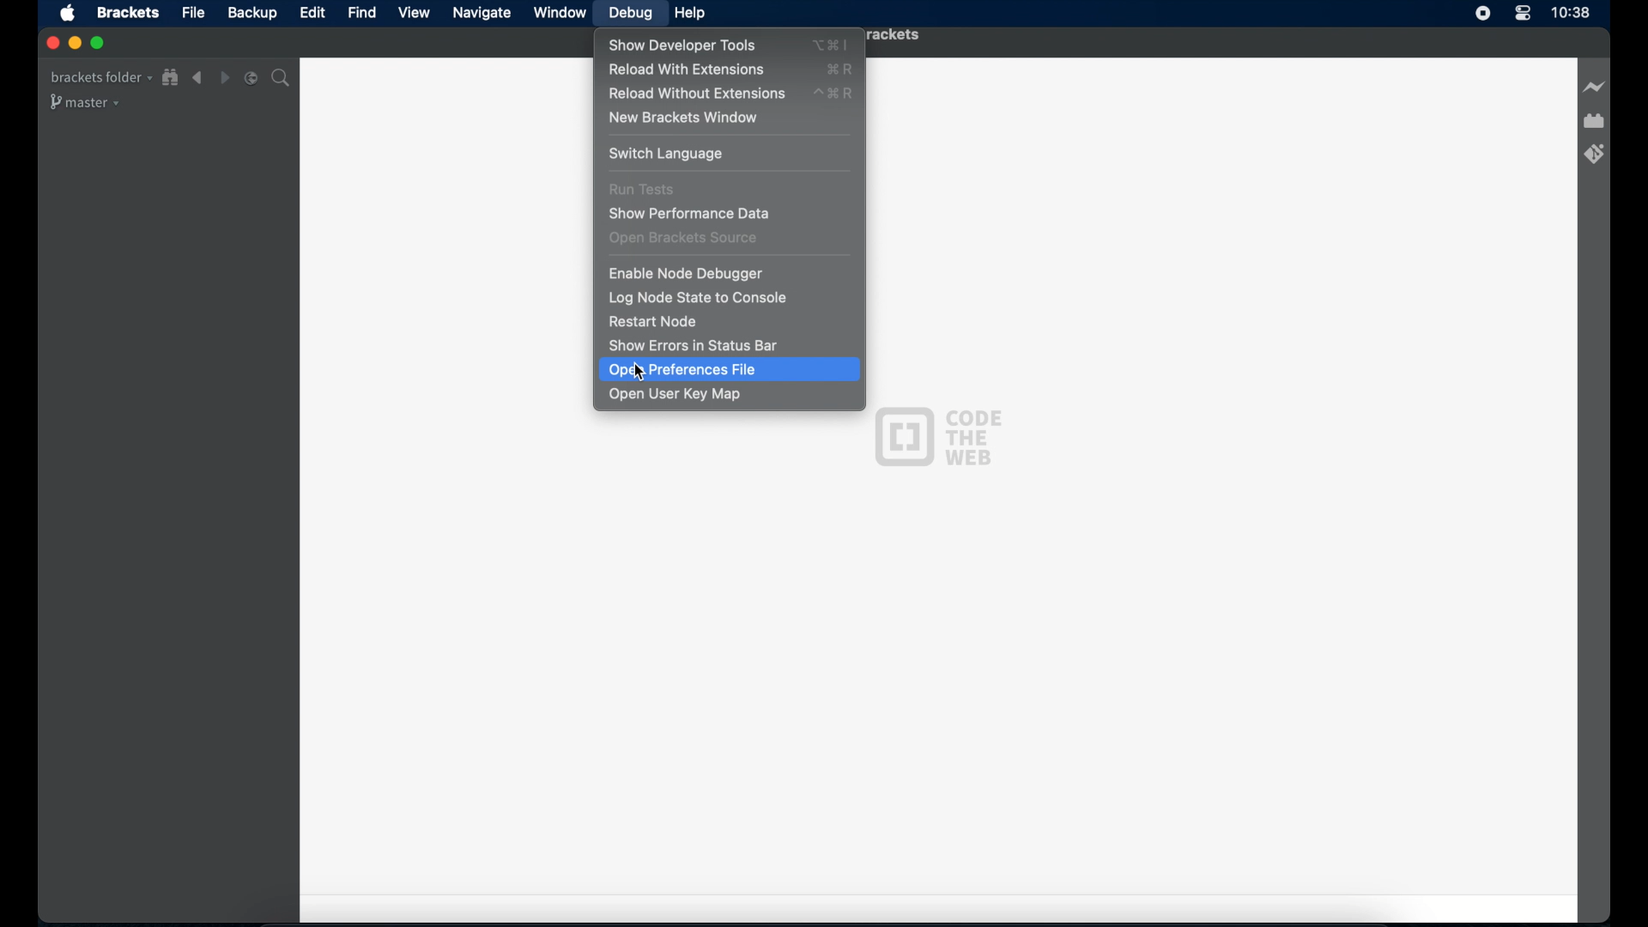 The image size is (1648, 927). Describe the element at coordinates (684, 118) in the screenshot. I see `new brackets window` at that location.